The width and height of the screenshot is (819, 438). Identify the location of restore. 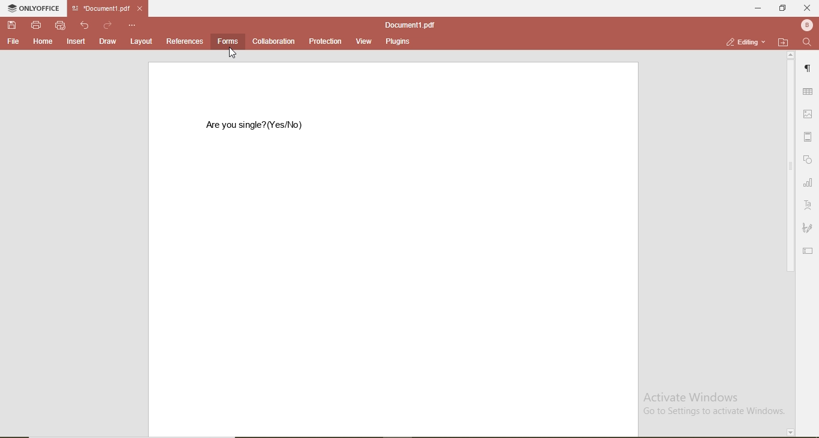
(784, 10).